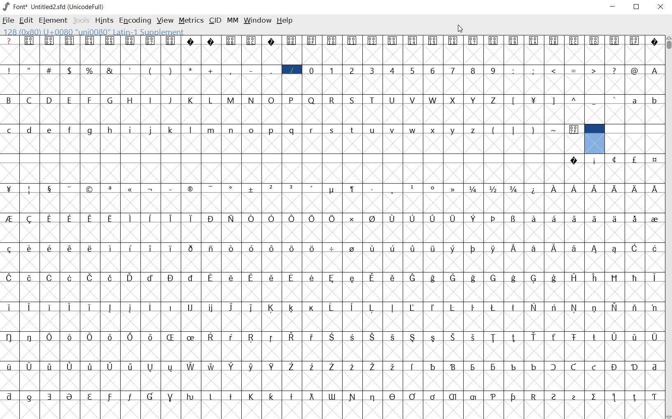  I want to click on Symbol, so click(231, 218).